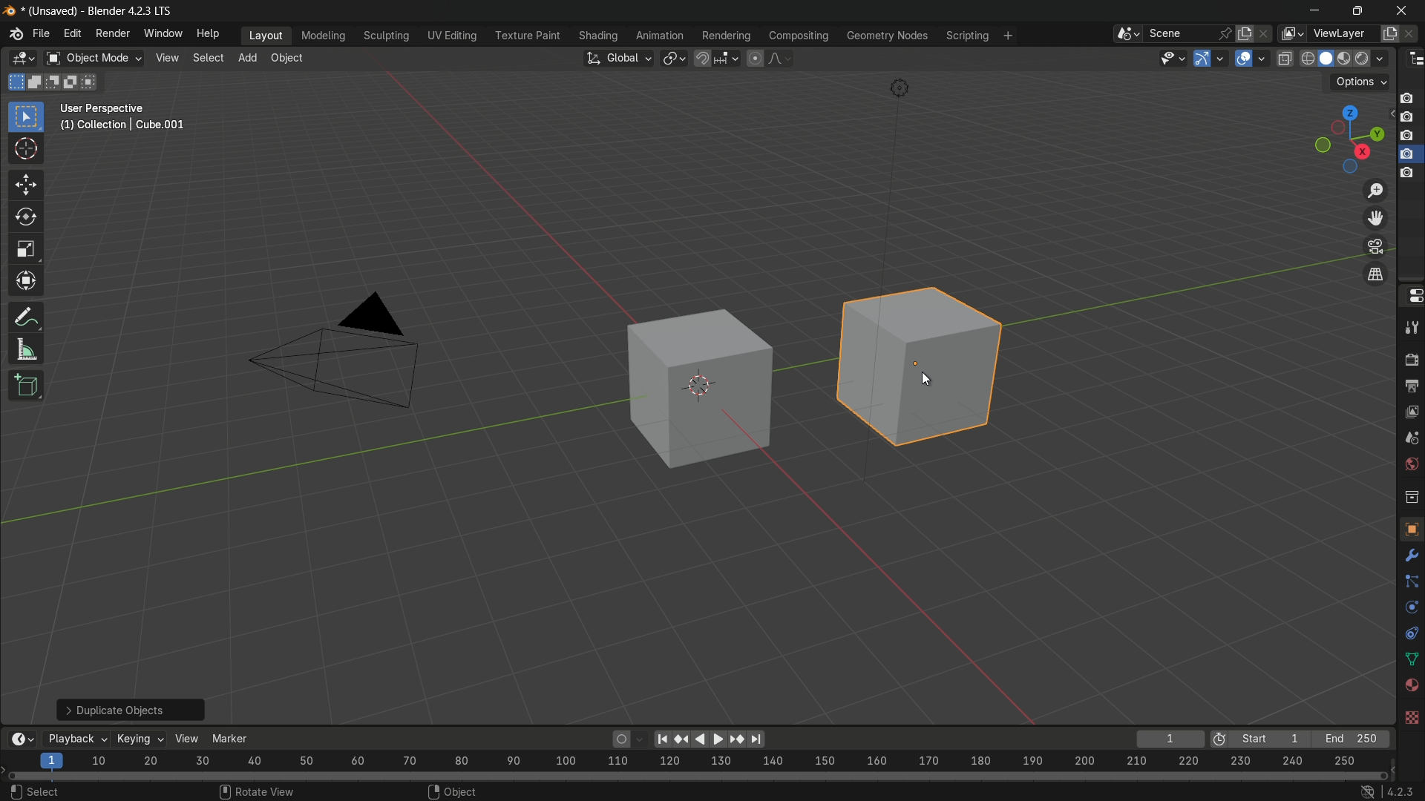 The width and height of the screenshot is (1425, 801). I want to click on modifier, so click(1411, 553).